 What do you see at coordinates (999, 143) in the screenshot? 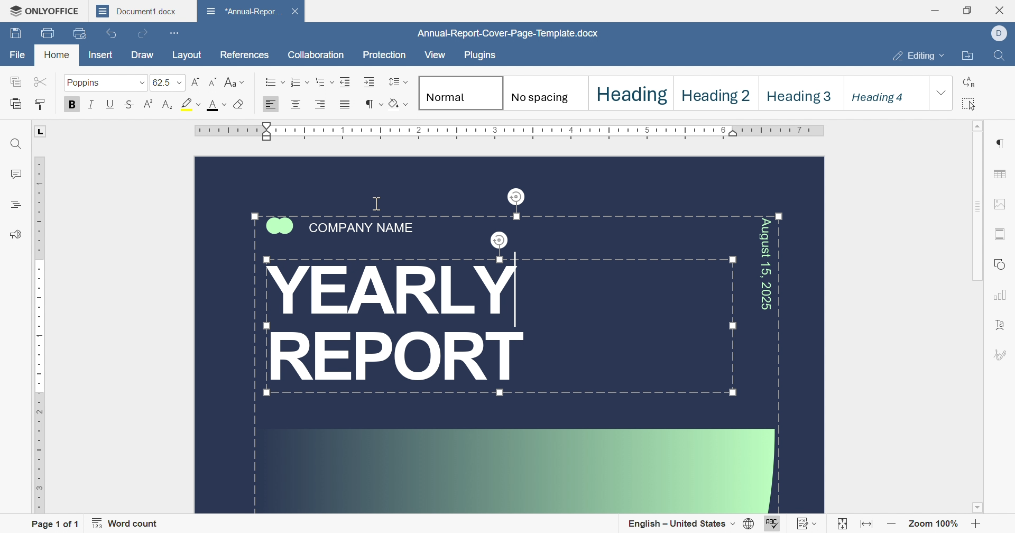
I see `paragraph settings` at bounding box center [999, 143].